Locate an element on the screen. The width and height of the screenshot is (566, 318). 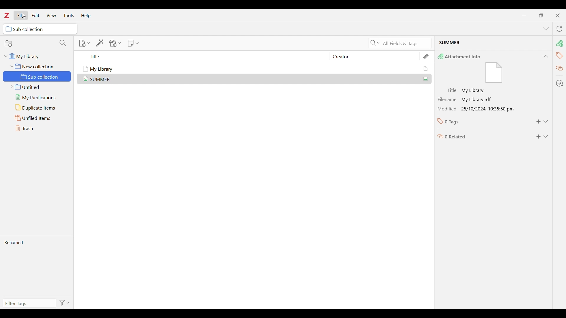
My library is located at coordinates (34, 56).